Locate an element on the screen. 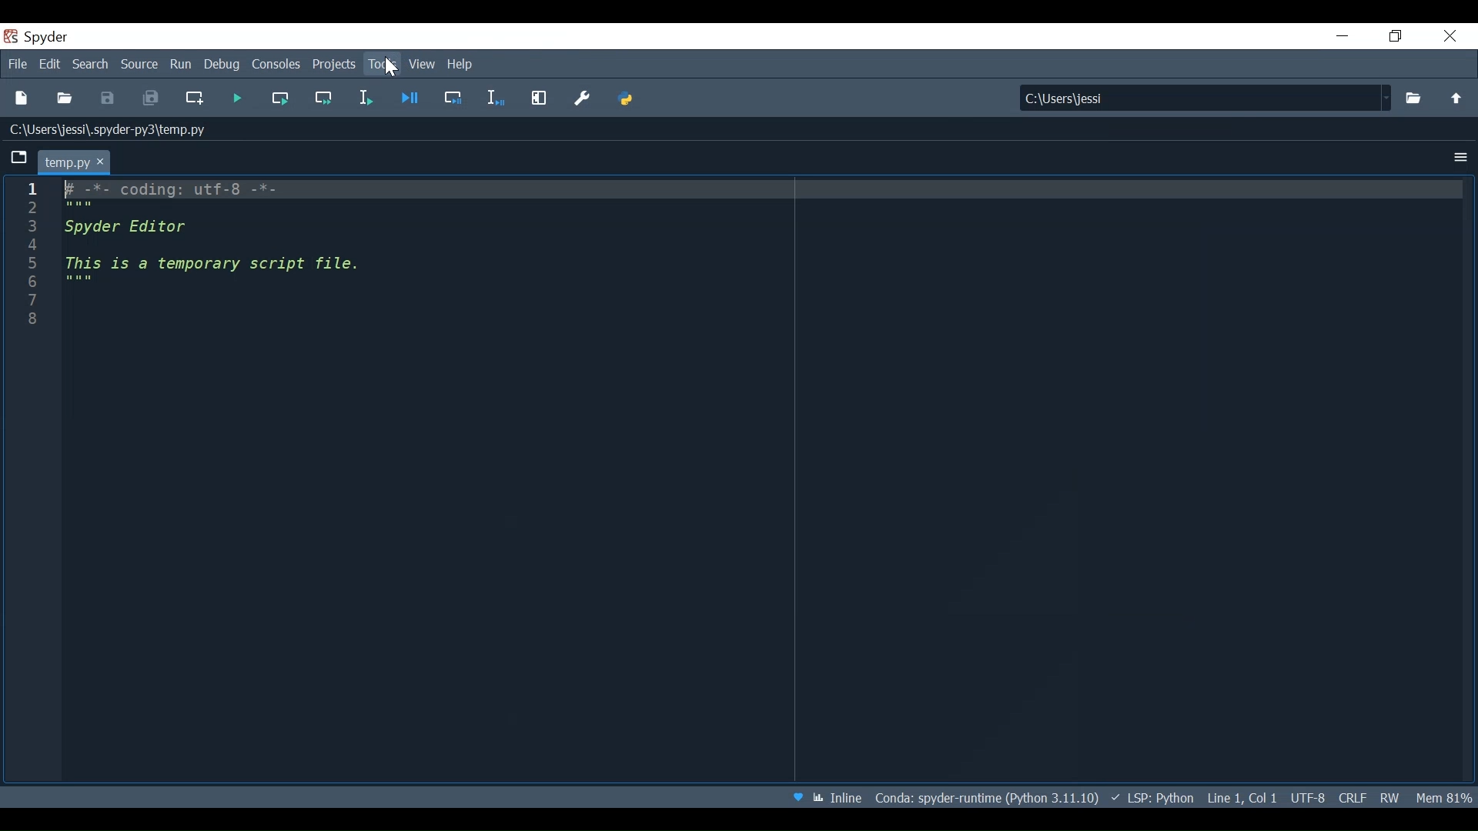 The width and height of the screenshot is (1478, 831). Toggle between inline and interactive Matplotlib plotting is located at coordinates (838, 799).